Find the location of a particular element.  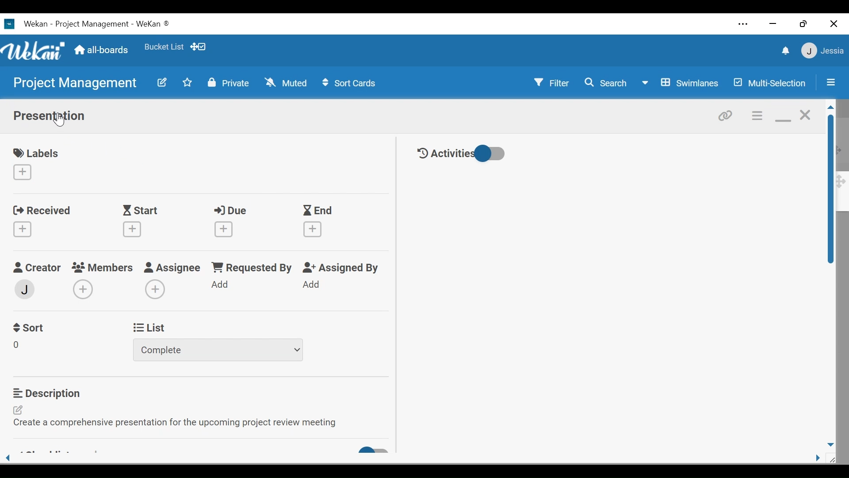

Board Title is located at coordinates (75, 85).